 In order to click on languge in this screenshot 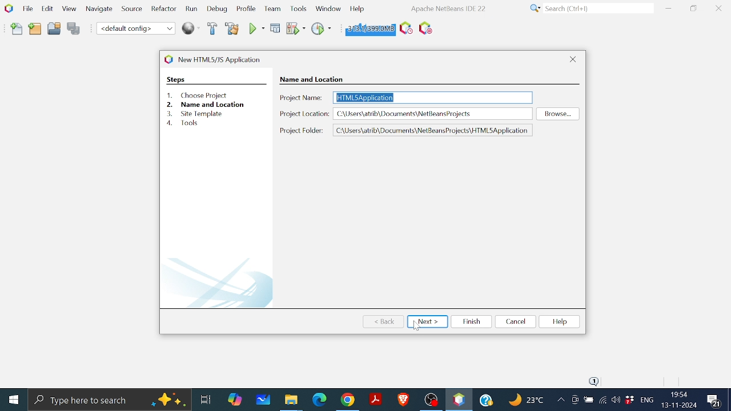, I will do `click(647, 401)`.